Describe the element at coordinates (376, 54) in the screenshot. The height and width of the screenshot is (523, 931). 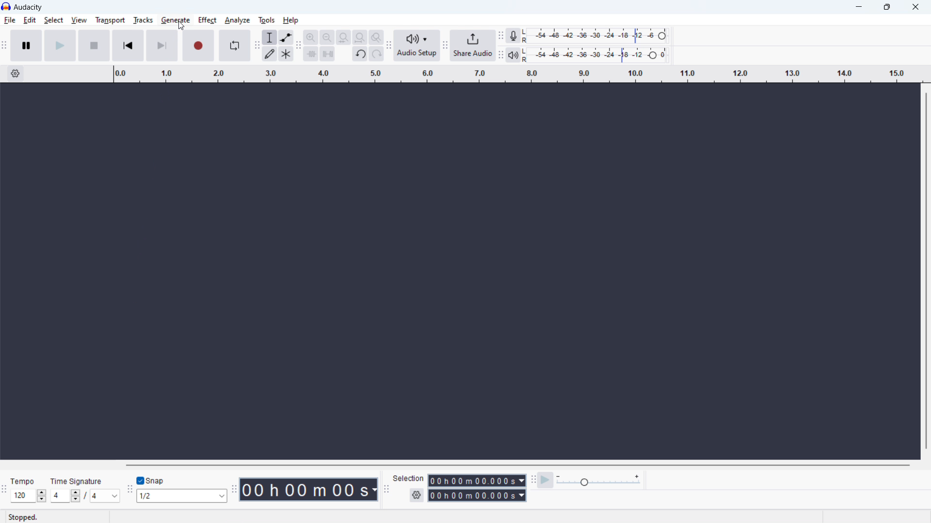
I see `redo` at that location.